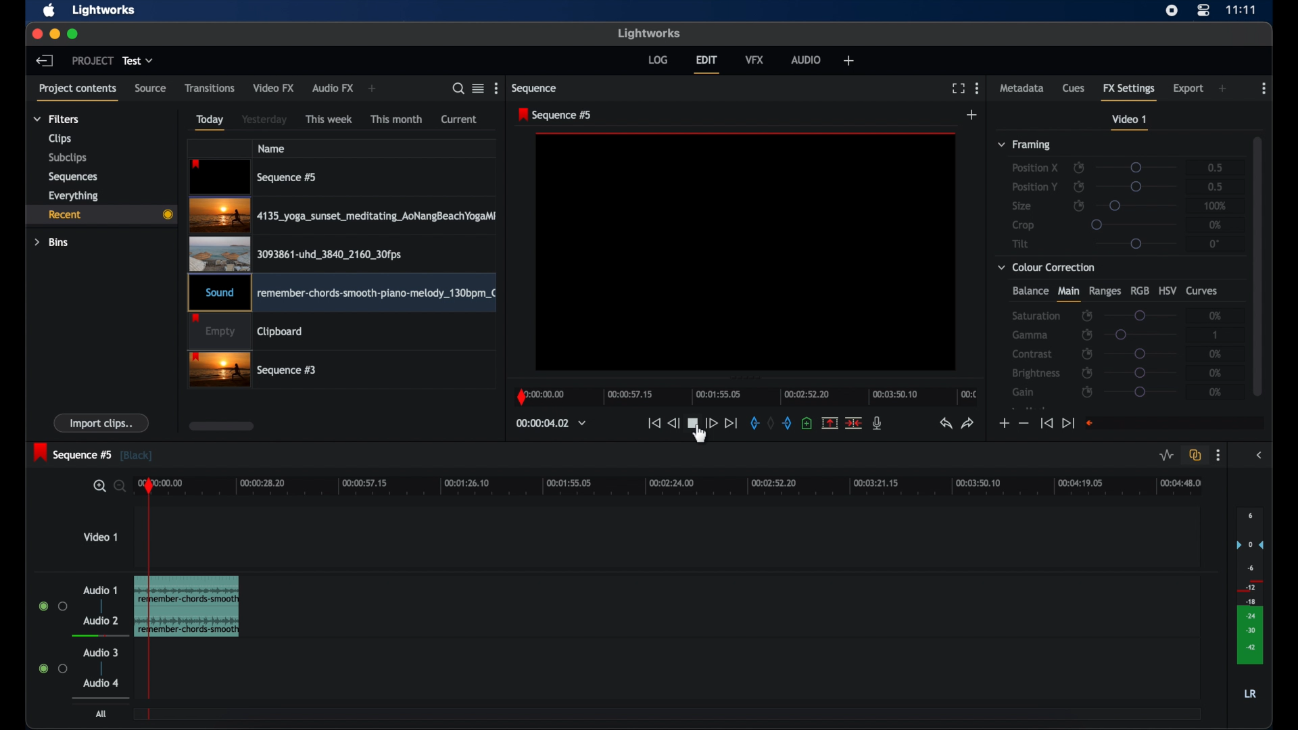 The height and width of the screenshot is (730, 1298). What do you see at coordinates (1024, 225) in the screenshot?
I see `crop` at bounding box center [1024, 225].